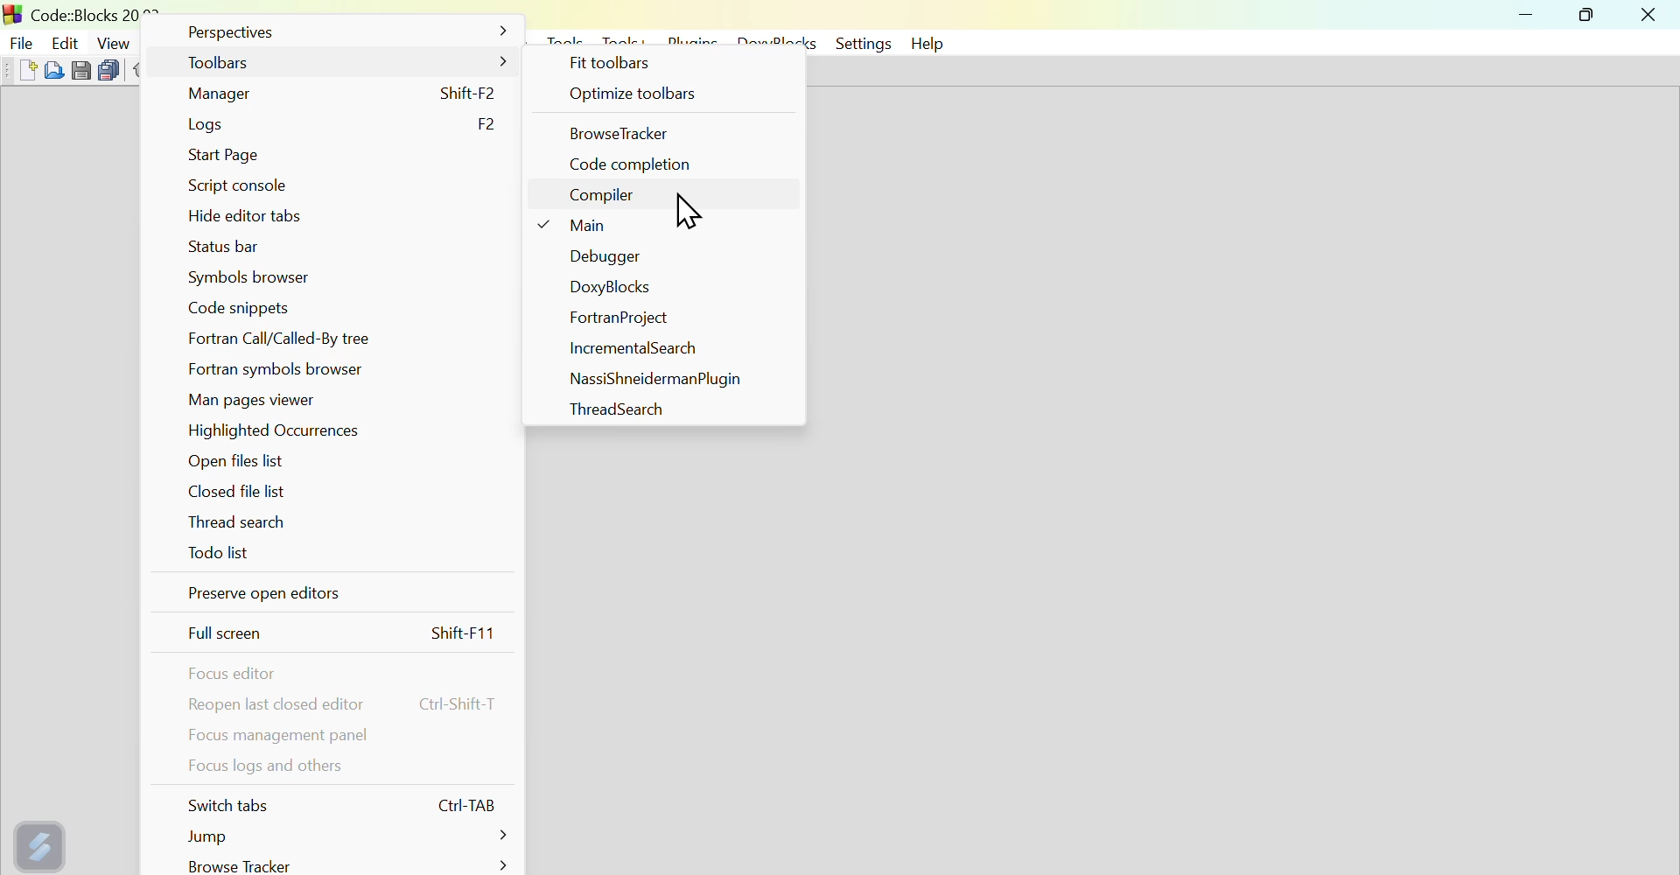  What do you see at coordinates (256, 399) in the screenshot?
I see `Man pages viewer` at bounding box center [256, 399].